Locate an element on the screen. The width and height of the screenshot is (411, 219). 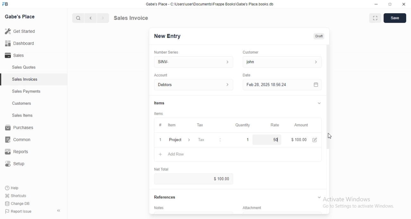
Getstared is located at coordinates (22, 32).